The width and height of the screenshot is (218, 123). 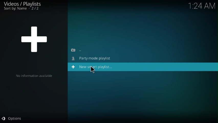 I want to click on videos, so click(x=24, y=4).